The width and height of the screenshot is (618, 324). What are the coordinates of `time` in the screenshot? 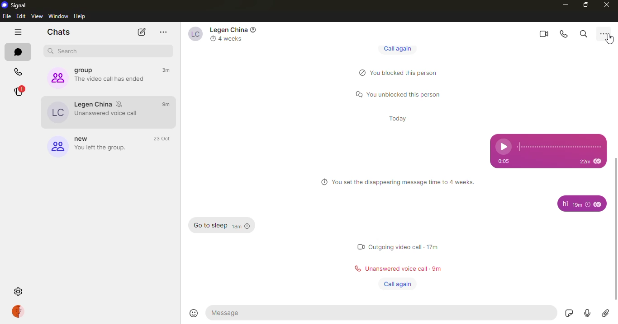 It's located at (590, 161).